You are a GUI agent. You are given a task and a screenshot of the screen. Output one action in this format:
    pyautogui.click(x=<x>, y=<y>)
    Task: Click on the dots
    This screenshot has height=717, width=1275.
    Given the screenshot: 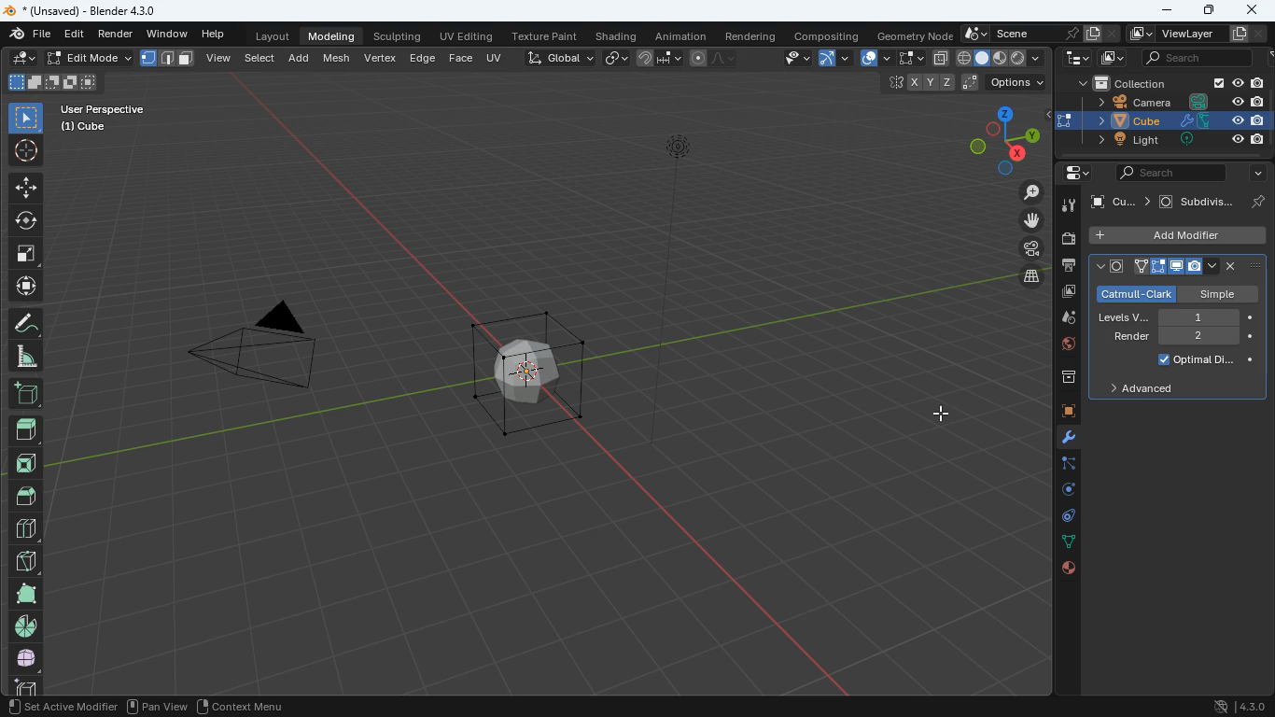 What is the action you would take?
    pyautogui.click(x=1064, y=542)
    